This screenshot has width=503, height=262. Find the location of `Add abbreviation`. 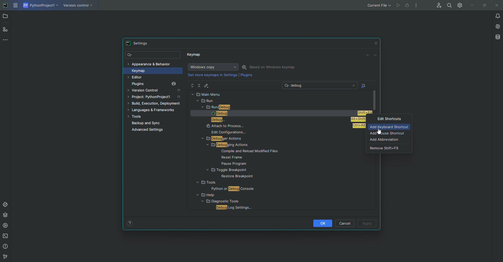

Add abbreviation is located at coordinates (392, 140).